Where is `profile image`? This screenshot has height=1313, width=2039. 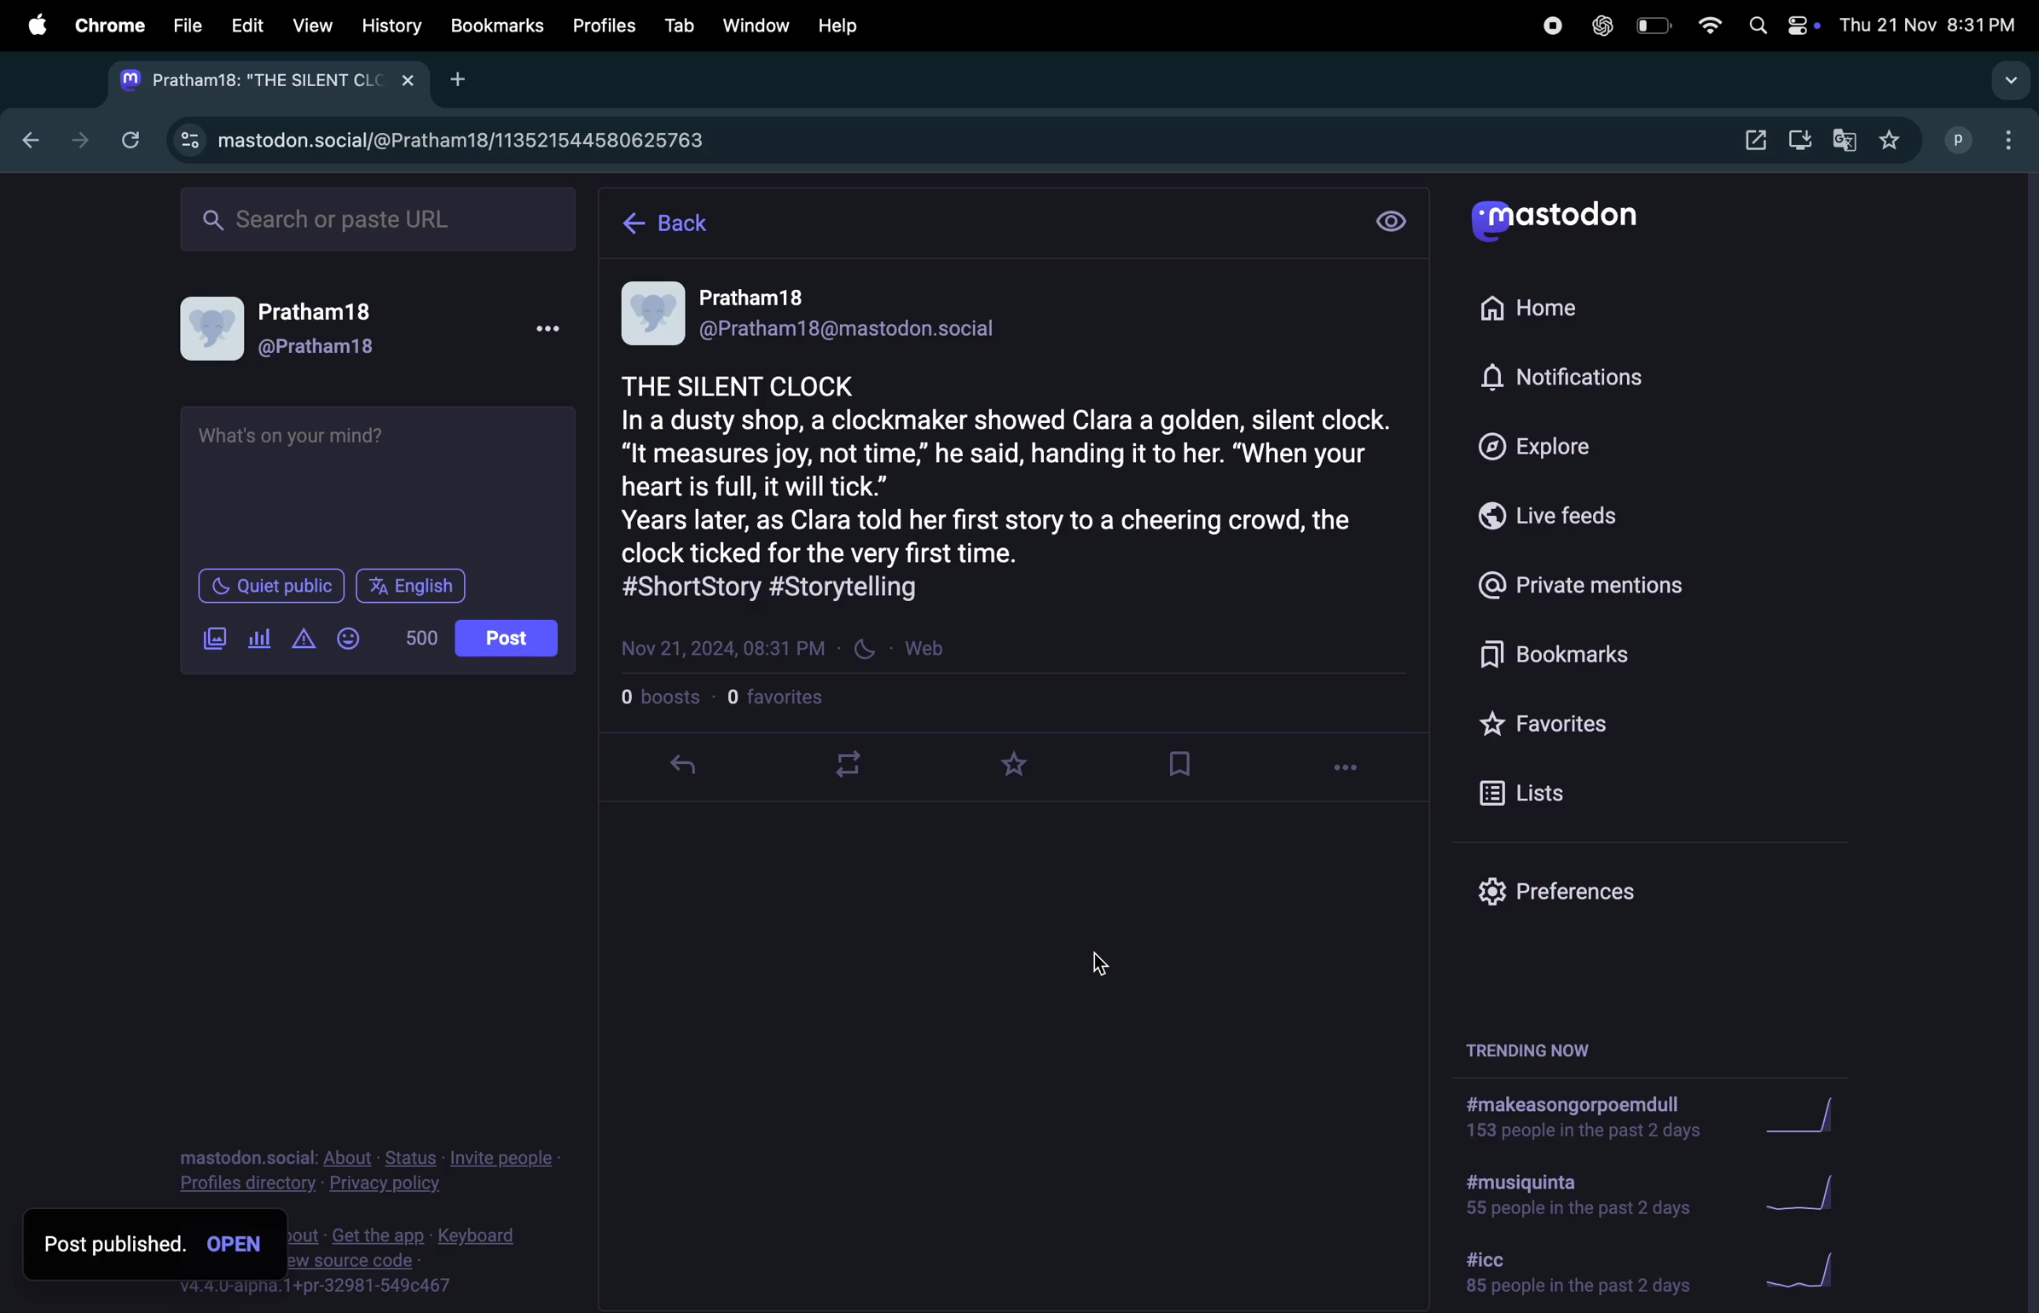
profile image is located at coordinates (649, 310).